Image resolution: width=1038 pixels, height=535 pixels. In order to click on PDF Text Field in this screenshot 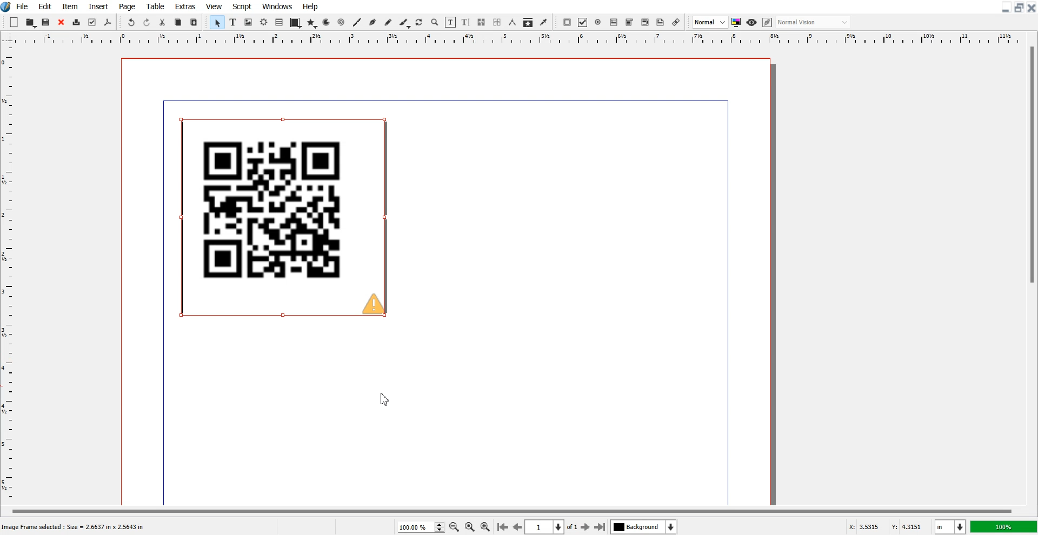, I will do `click(614, 22)`.